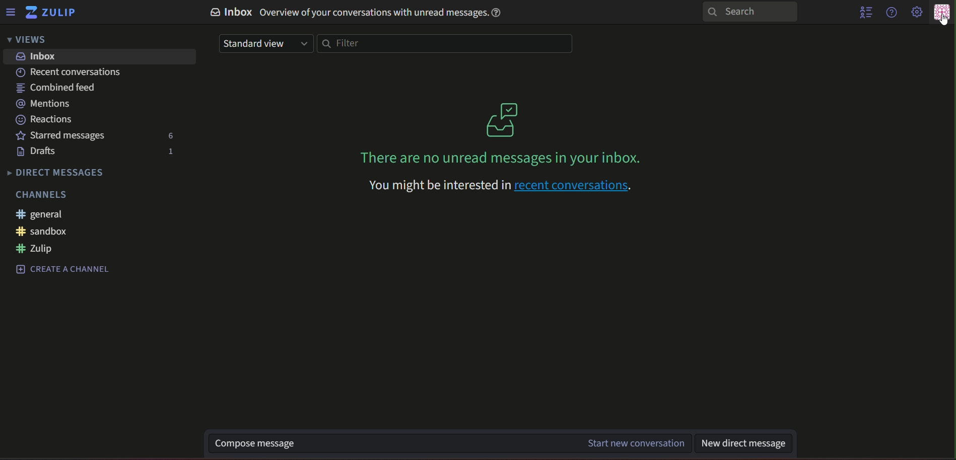  Describe the element at coordinates (42, 195) in the screenshot. I see `text` at that location.